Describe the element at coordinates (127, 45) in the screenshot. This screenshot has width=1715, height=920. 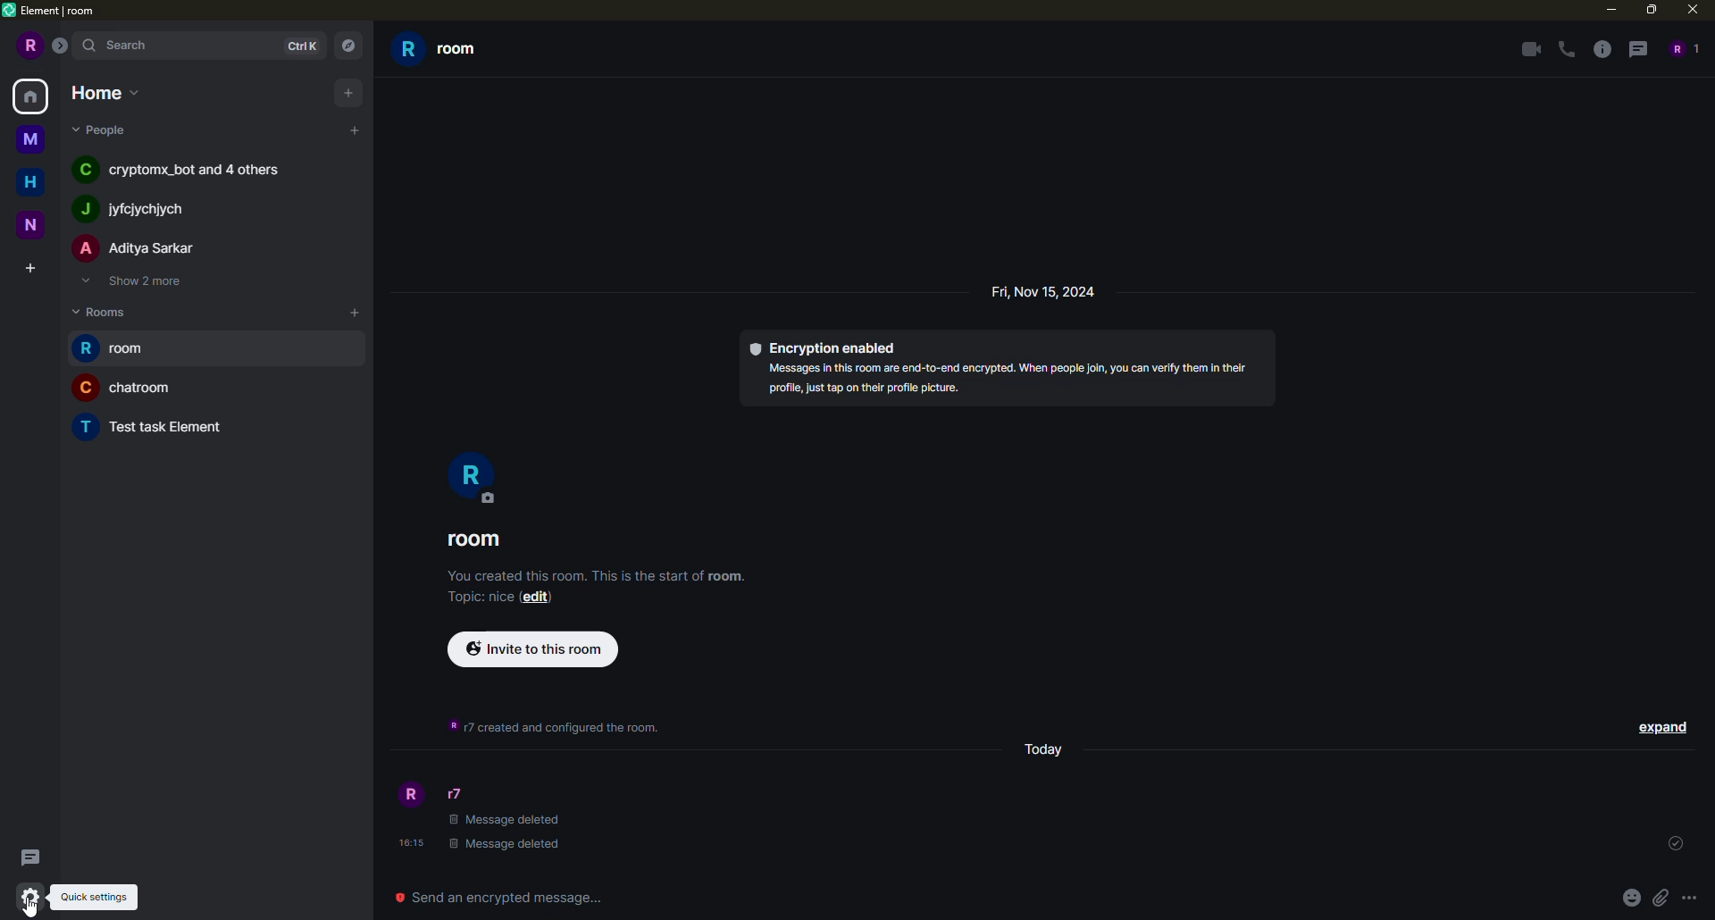
I see `search` at that location.